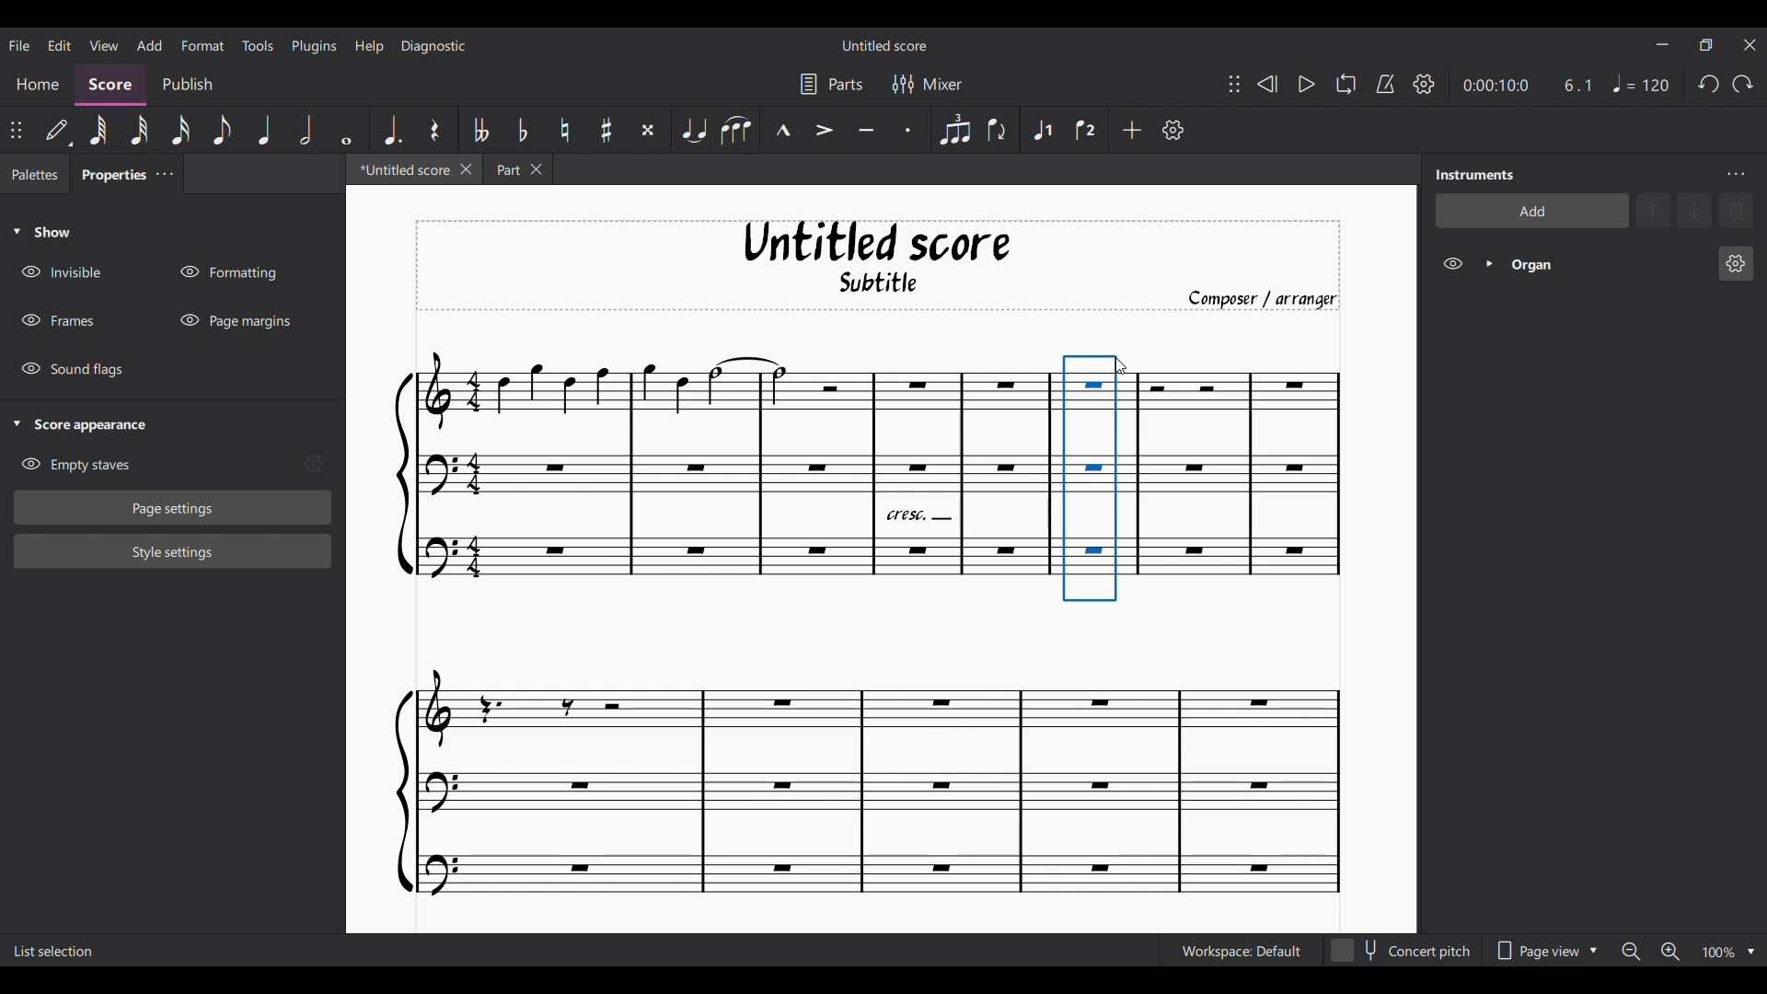  I want to click on Play, so click(1307, 85).